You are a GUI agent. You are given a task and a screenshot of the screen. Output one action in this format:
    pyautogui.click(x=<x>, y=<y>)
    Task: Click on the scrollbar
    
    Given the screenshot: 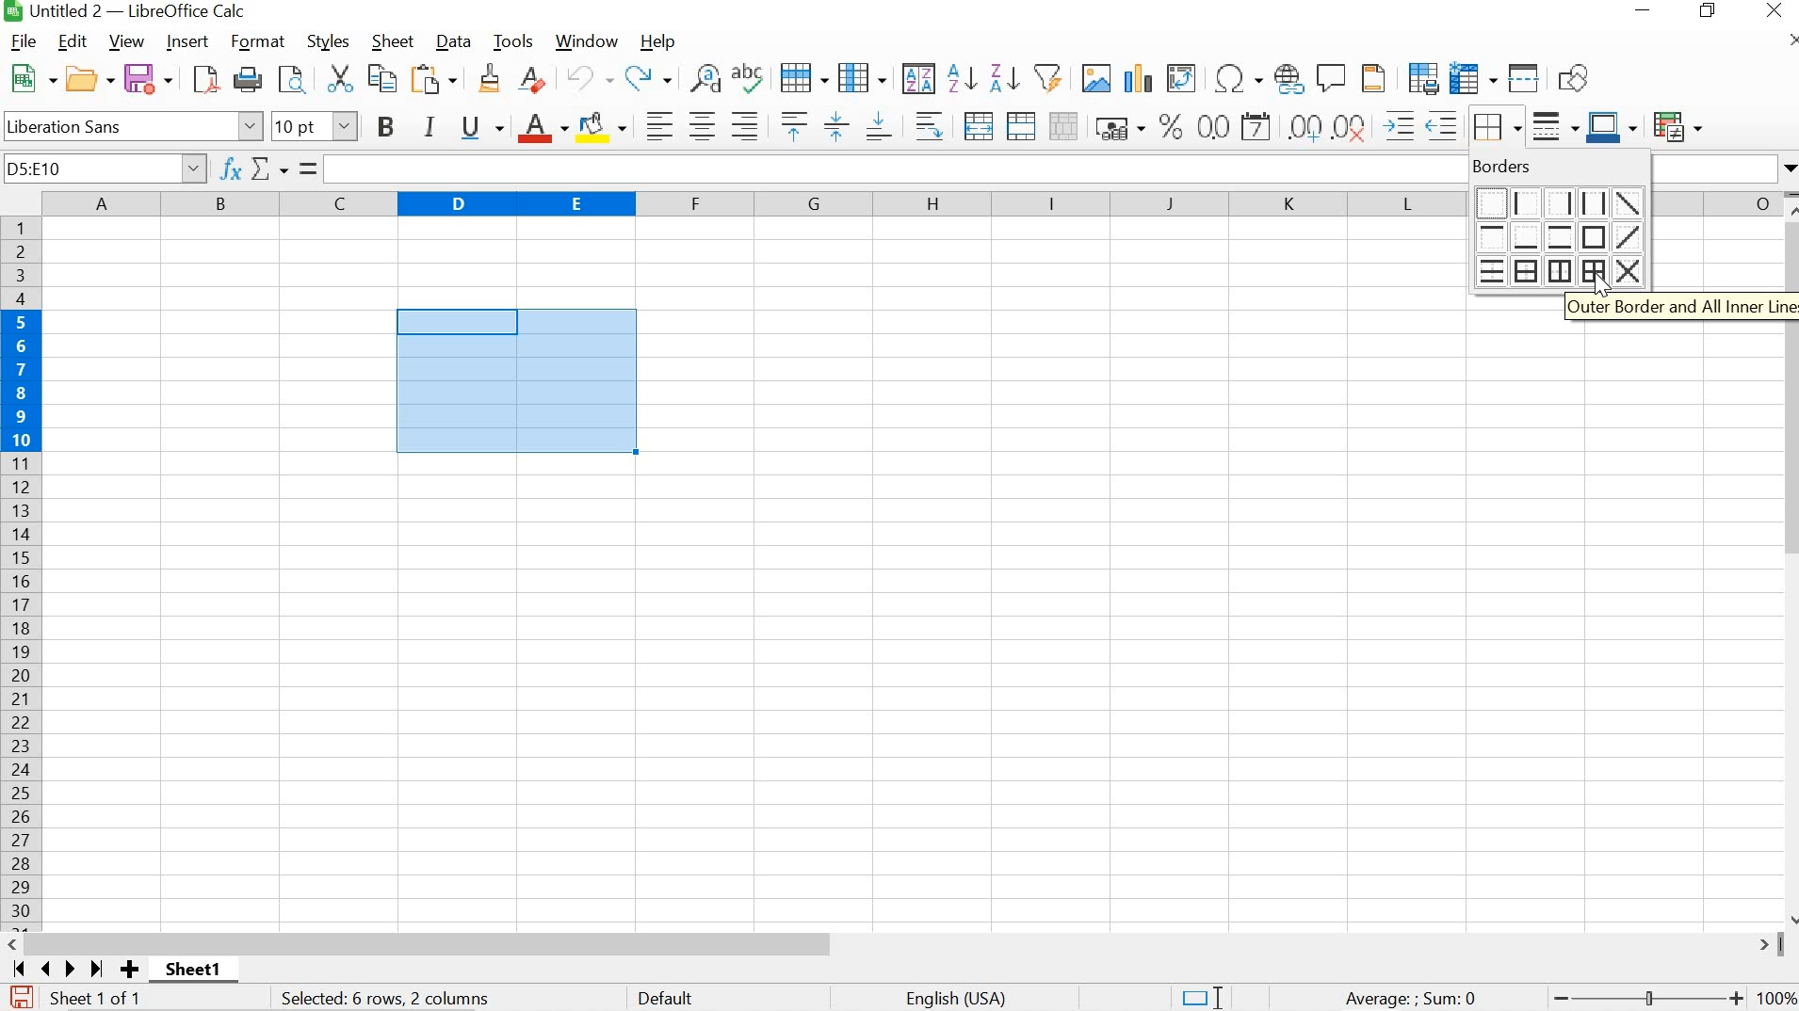 What is the action you would take?
    pyautogui.click(x=900, y=944)
    